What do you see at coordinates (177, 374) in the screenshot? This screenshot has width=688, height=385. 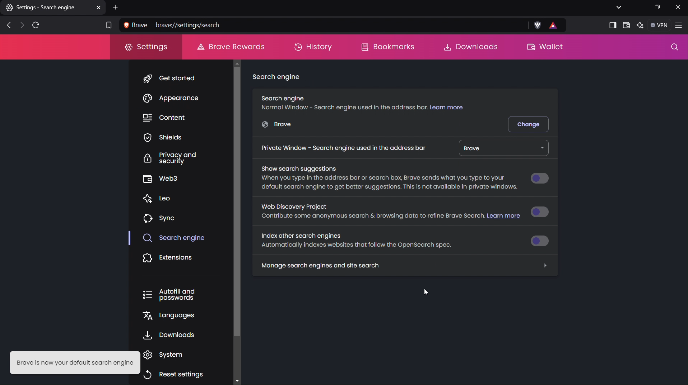 I see `Reset settings` at bounding box center [177, 374].